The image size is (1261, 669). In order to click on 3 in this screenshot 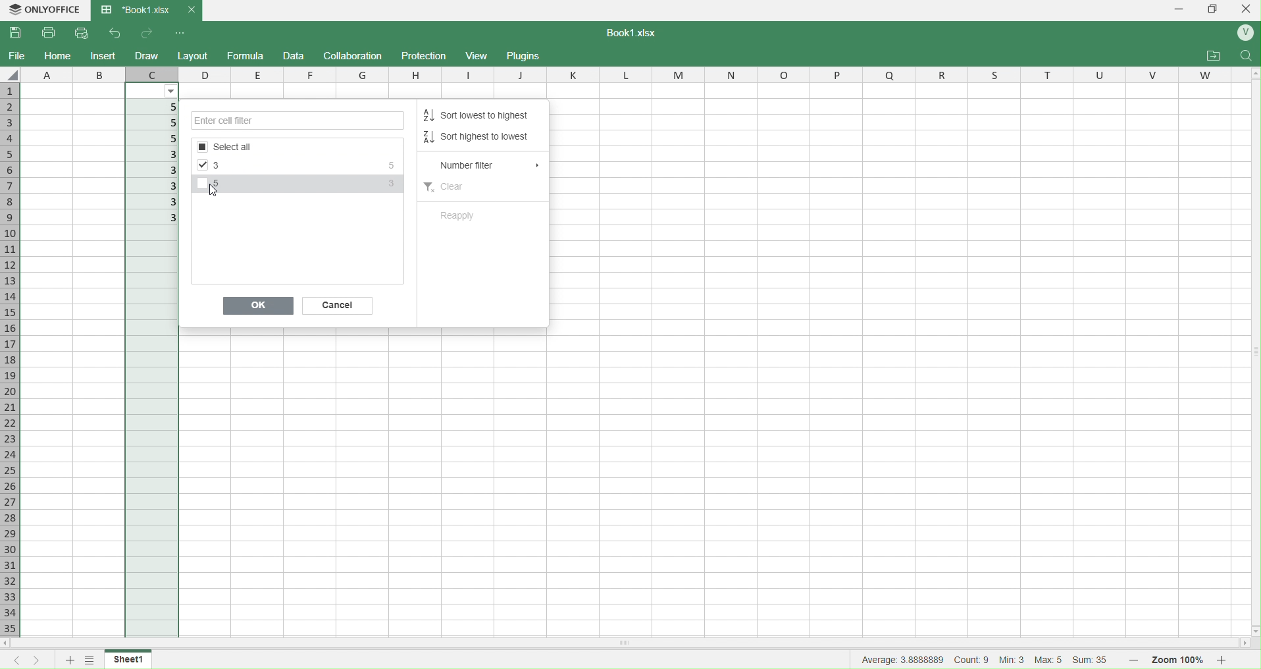, I will do `click(153, 203)`.